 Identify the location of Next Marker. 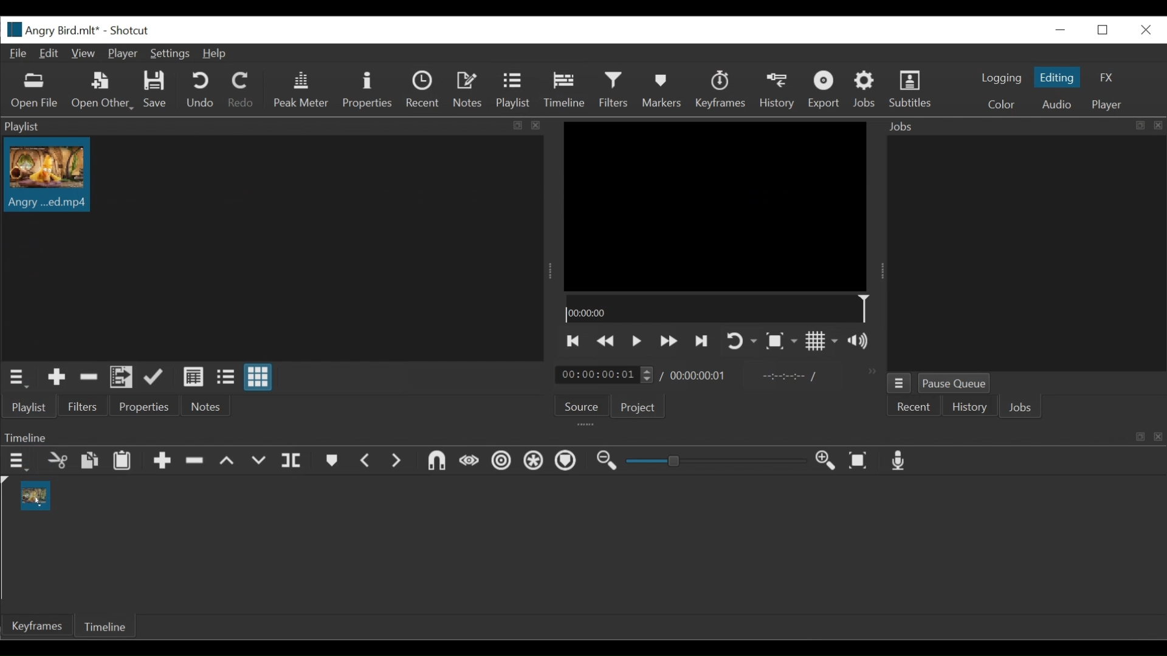
(397, 461).